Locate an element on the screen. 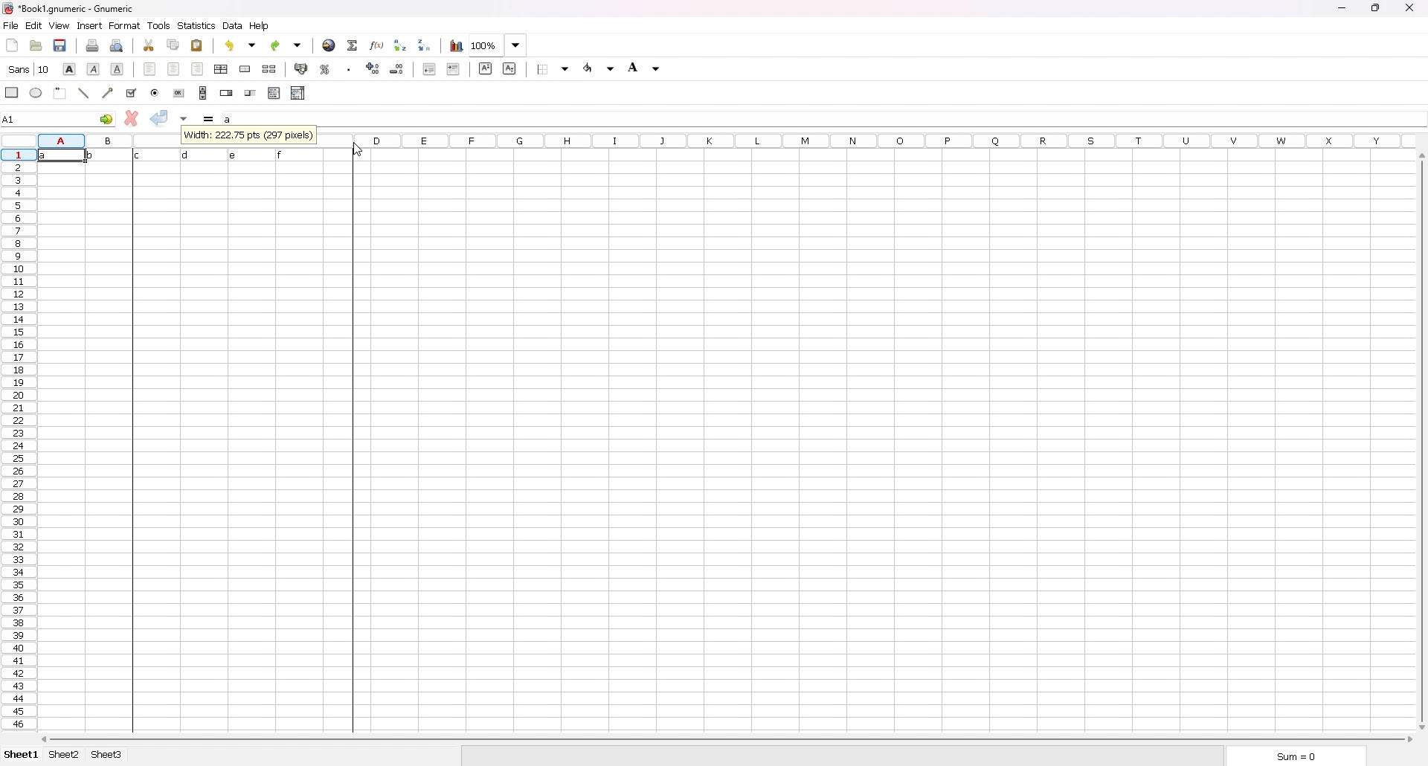 The image size is (1428, 766). scroll bar is located at coordinates (1422, 442).